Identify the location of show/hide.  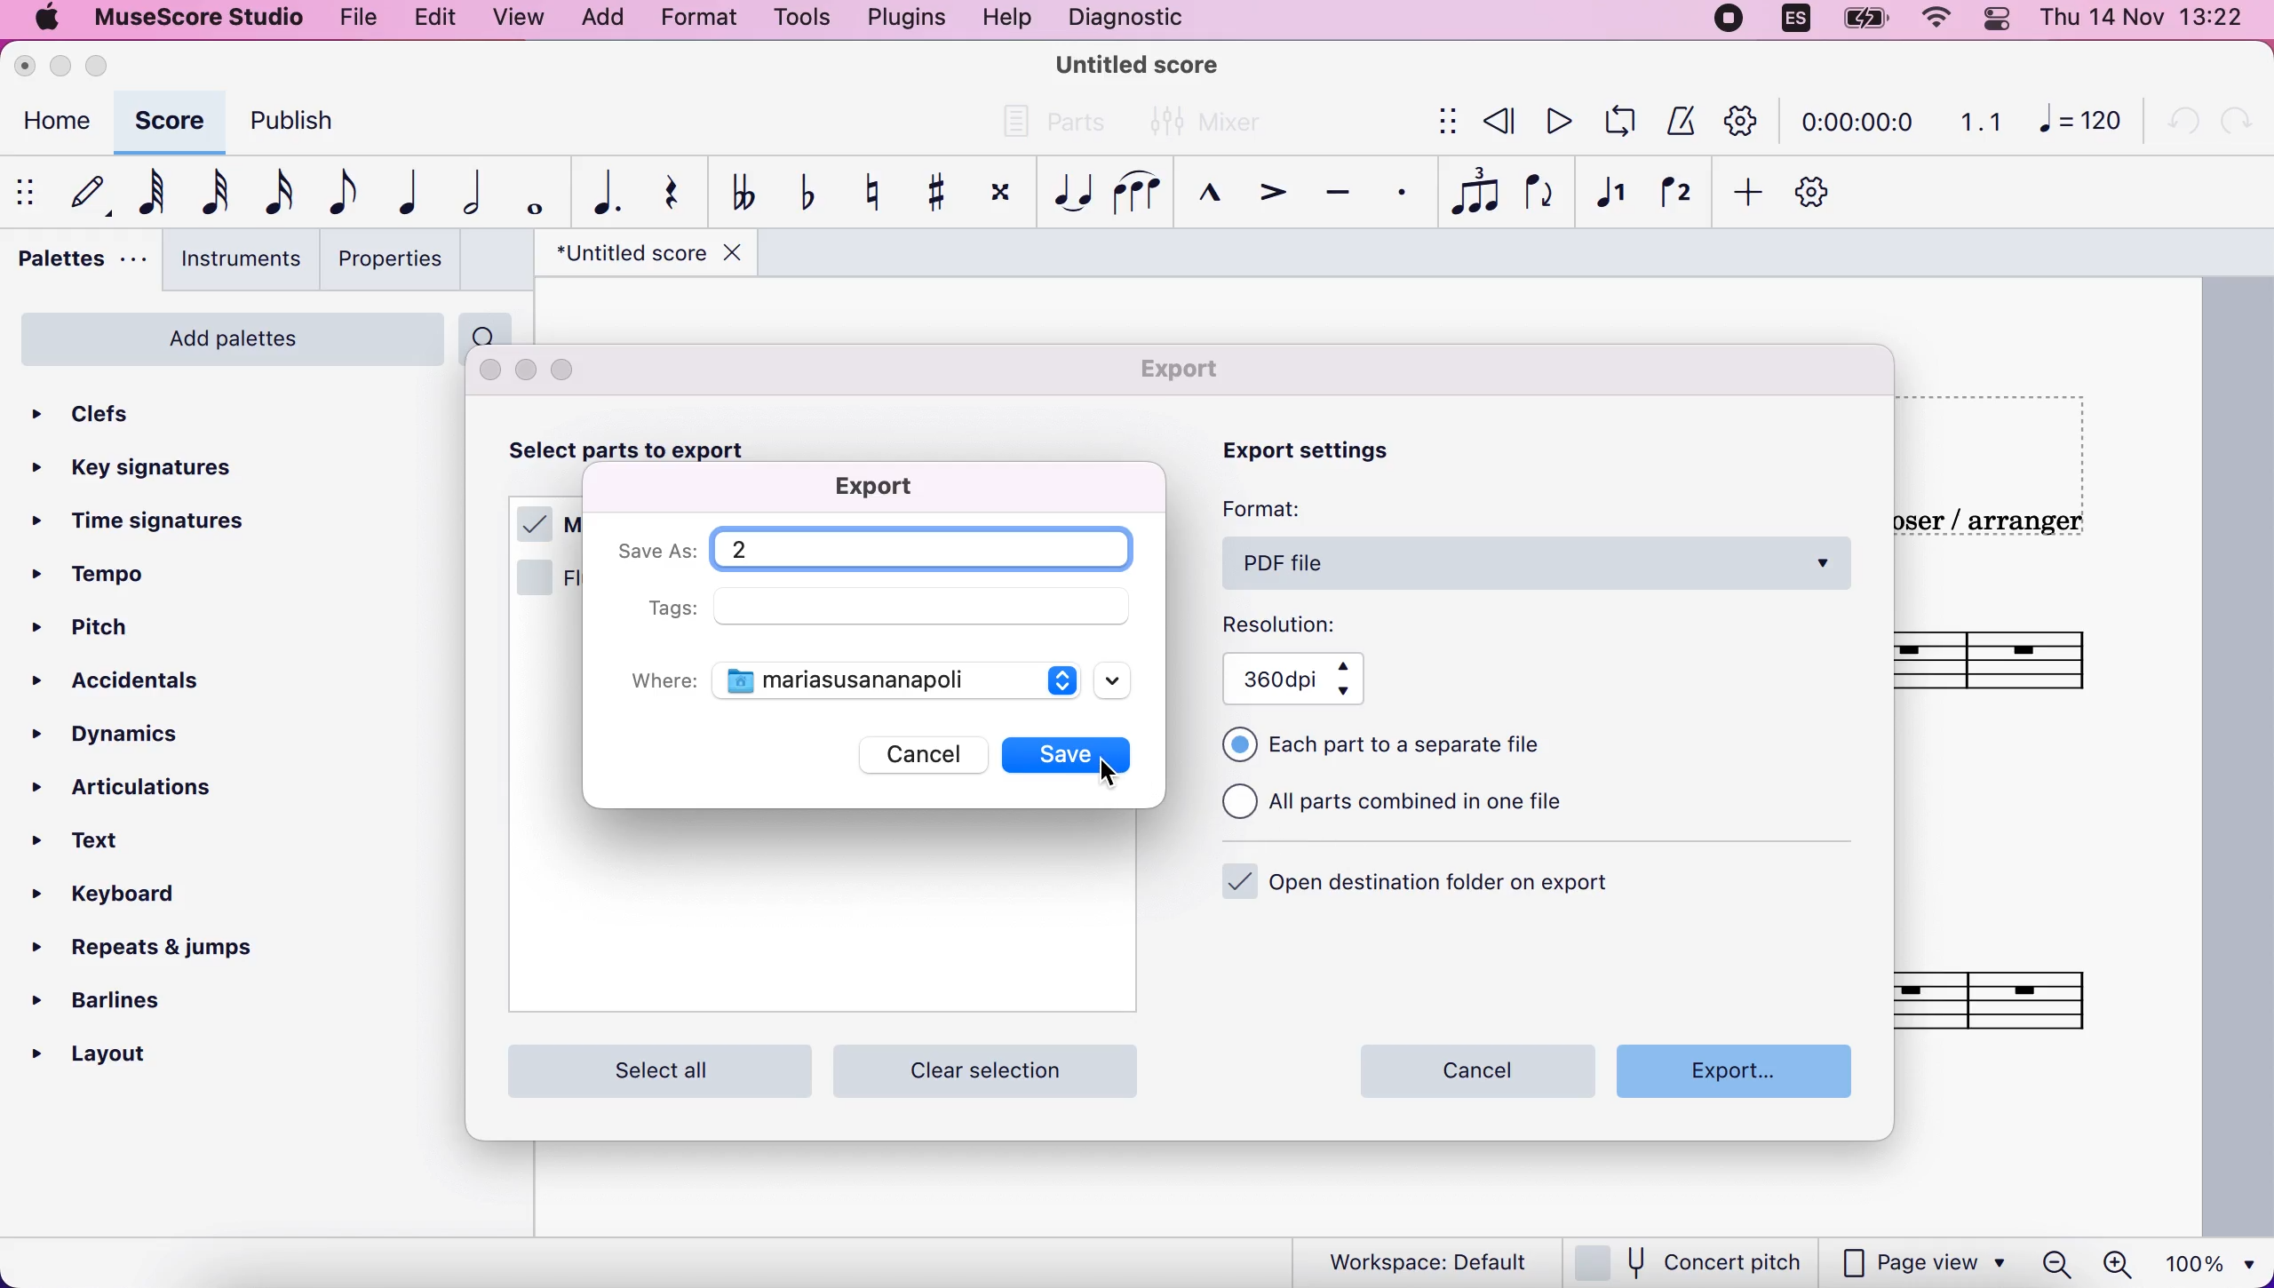
(23, 190).